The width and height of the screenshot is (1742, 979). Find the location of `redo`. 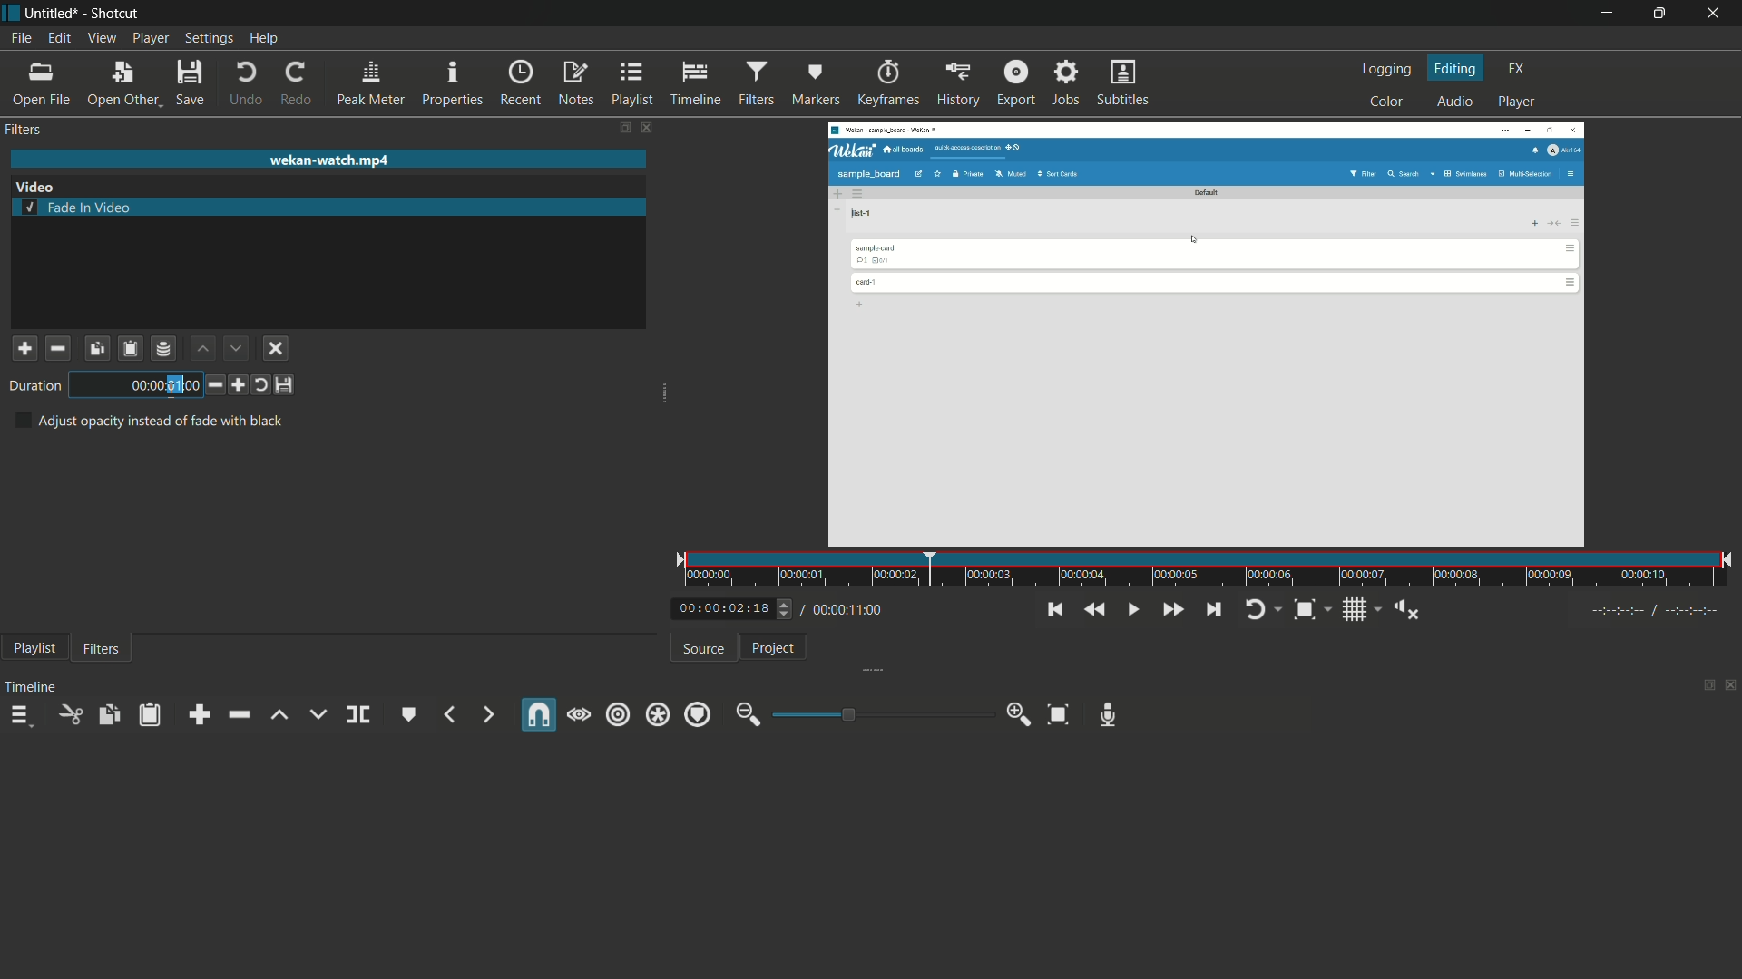

redo is located at coordinates (295, 84).